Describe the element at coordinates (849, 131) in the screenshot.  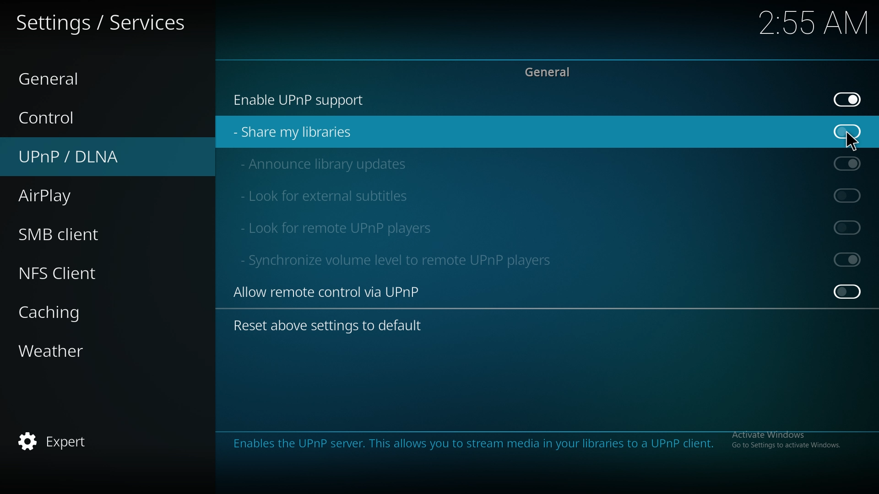
I see `on` at that location.